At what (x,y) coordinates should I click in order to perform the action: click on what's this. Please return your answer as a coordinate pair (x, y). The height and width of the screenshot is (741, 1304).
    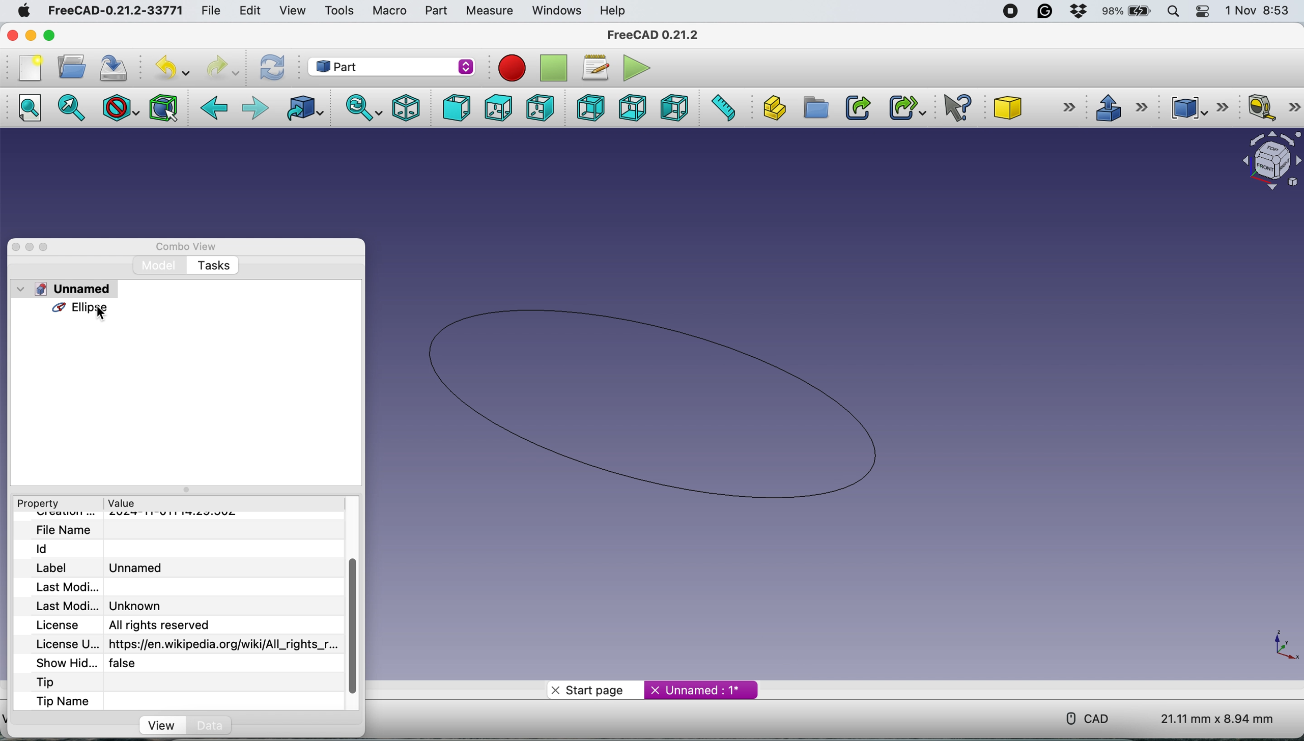
    Looking at the image, I should click on (960, 108).